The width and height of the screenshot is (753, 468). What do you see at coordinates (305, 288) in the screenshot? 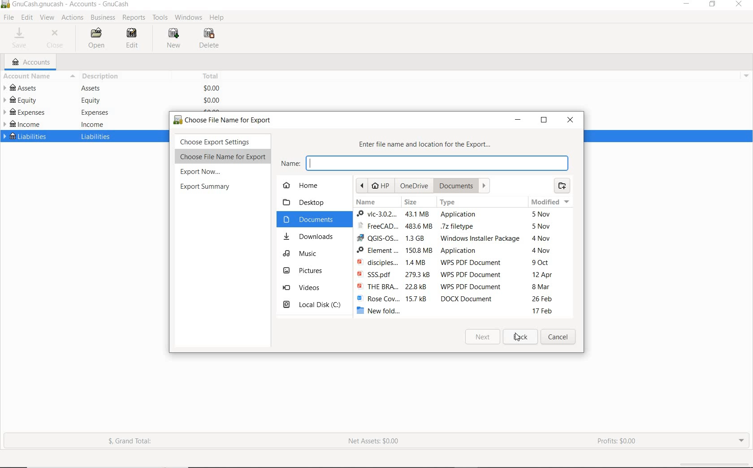
I see `videos` at bounding box center [305, 288].